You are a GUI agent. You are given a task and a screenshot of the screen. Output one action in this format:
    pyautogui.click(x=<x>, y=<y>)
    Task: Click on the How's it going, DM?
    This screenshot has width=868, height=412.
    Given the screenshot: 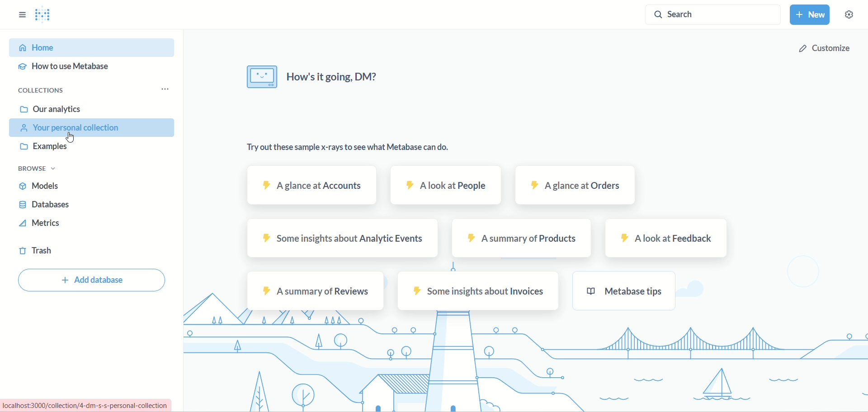 What is the action you would take?
    pyautogui.click(x=313, y=77)
    